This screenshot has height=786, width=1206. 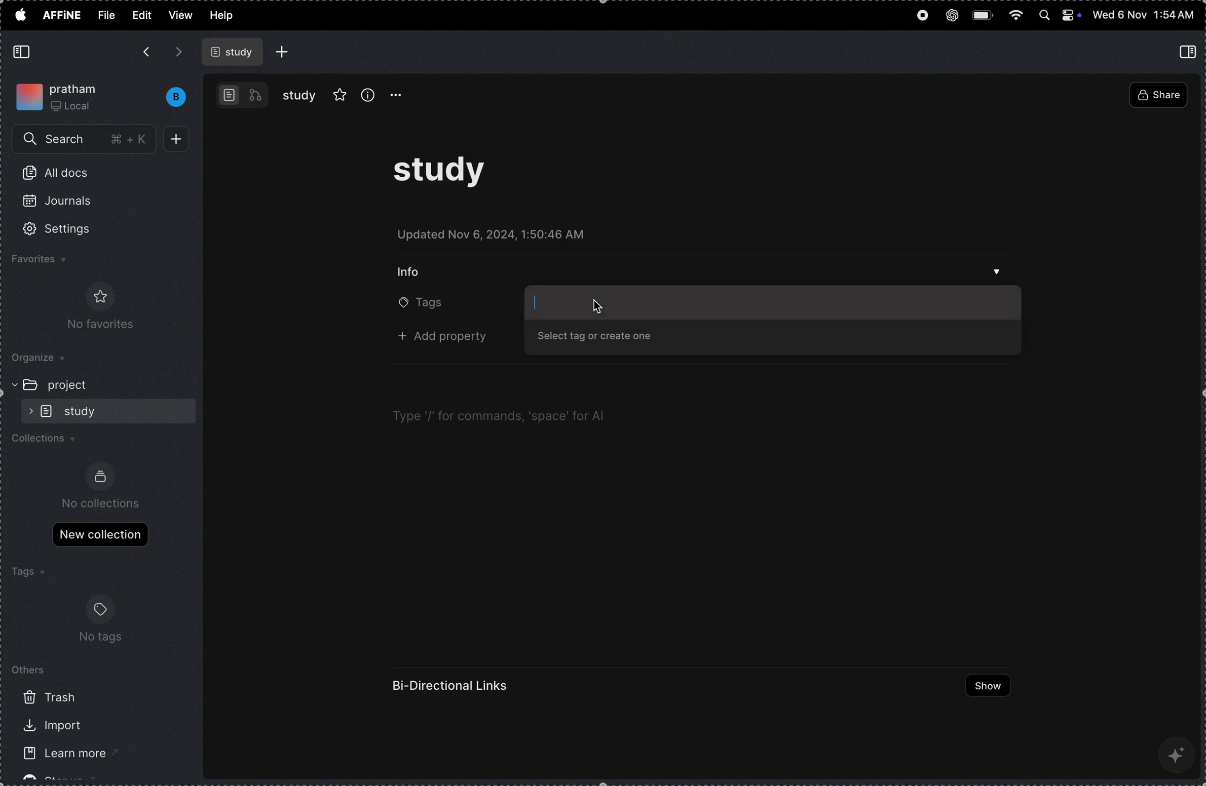 What do you see at coordinates (98, 296) in the screenshot?
I see `favorite logo` at bounding box center [98, 296].